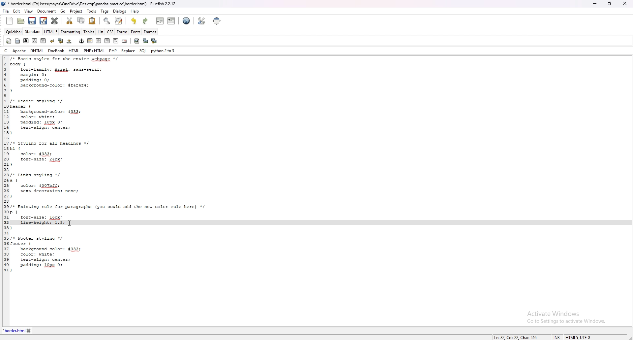 This screenshot has height=340, width=633. What do you see at coordinates (125, 41) in the screenshot?
I see `email` at bounding box center [125, 41].